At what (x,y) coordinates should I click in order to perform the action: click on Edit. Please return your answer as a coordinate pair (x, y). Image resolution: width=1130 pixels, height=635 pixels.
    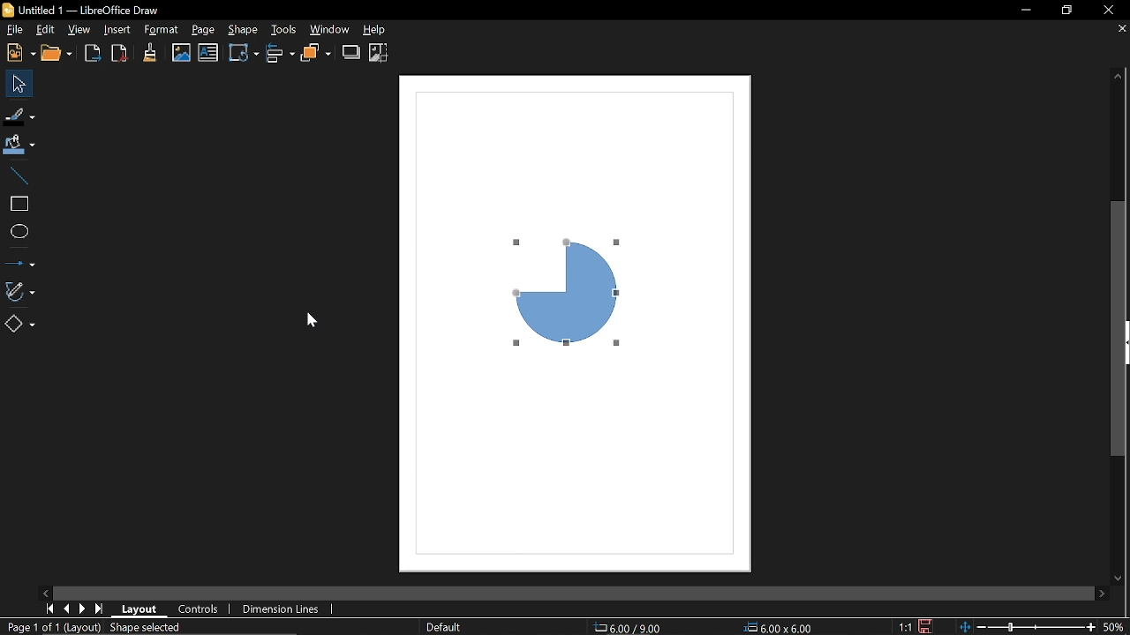
    Looking at the image, I should click on (45, 28).